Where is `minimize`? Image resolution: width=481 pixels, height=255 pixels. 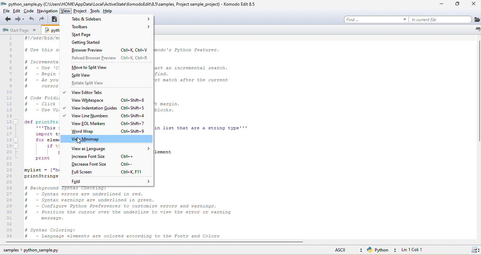 minimize is located at coordinates (440, 5).